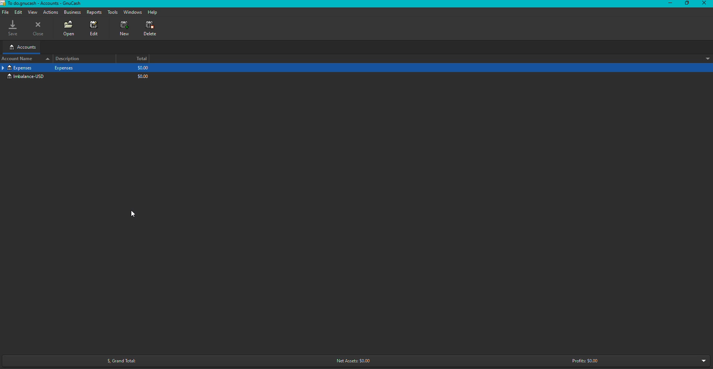  Describe the element at coordinates (143, 73) in the screenshot. I see `$0` at that location.